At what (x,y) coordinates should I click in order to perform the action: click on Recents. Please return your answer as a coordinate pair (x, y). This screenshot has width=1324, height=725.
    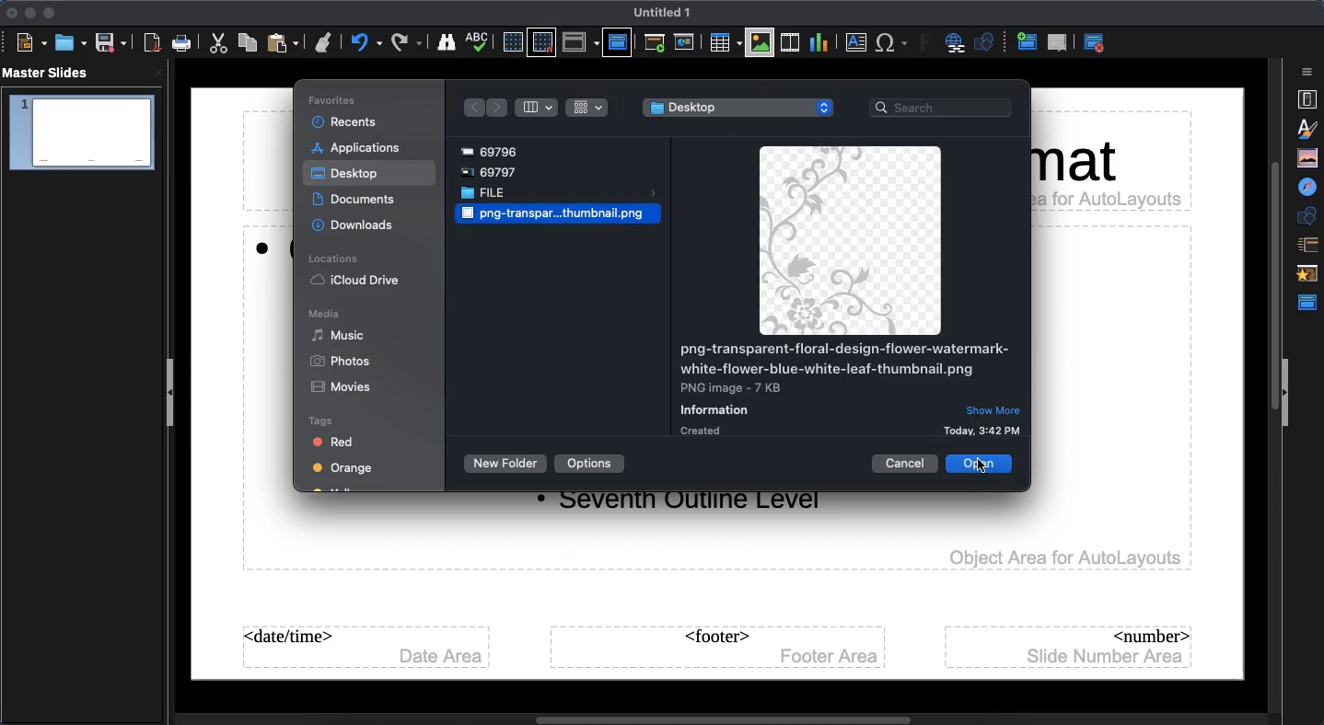
    Looking at the image, I should click on (348, 123).